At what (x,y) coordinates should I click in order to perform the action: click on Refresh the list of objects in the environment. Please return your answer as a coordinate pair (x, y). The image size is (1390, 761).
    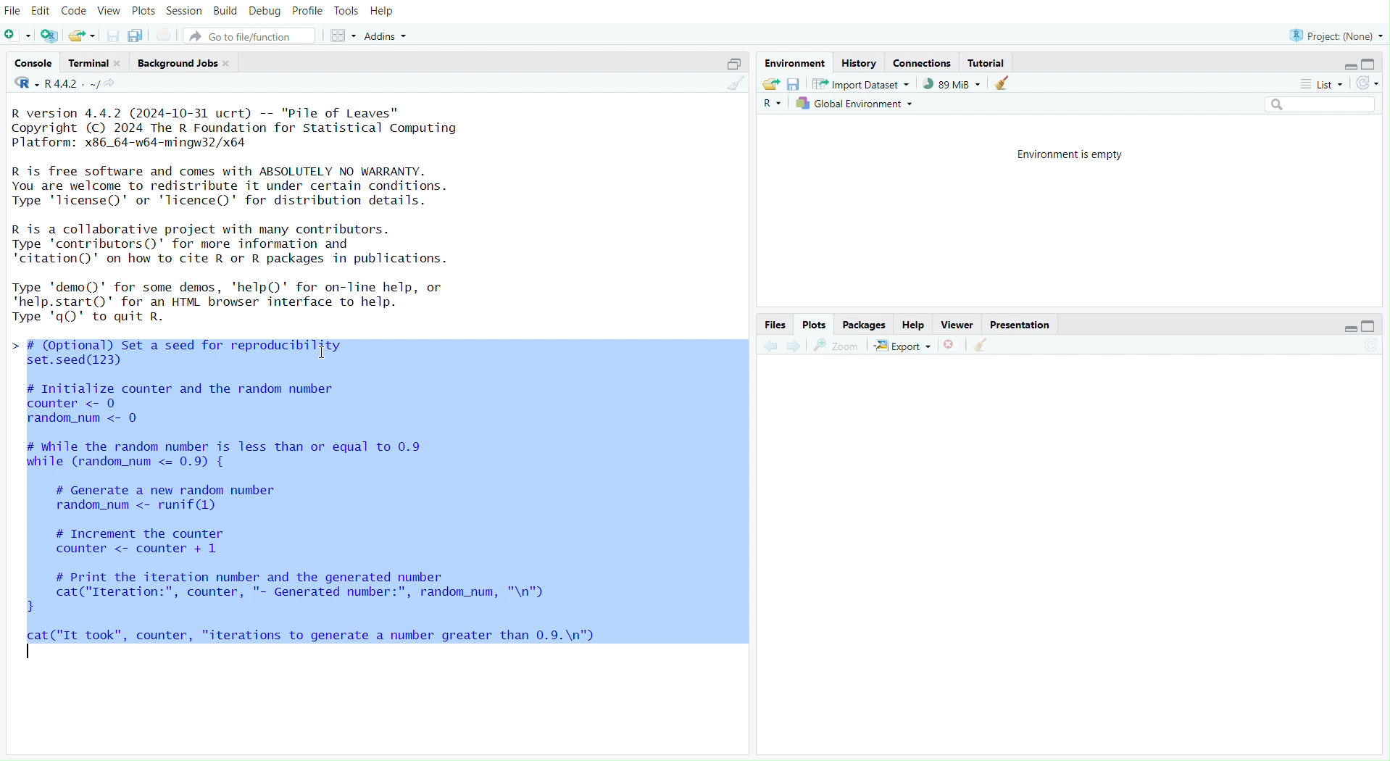
    Looking at the image, I should click on (1367, 82).